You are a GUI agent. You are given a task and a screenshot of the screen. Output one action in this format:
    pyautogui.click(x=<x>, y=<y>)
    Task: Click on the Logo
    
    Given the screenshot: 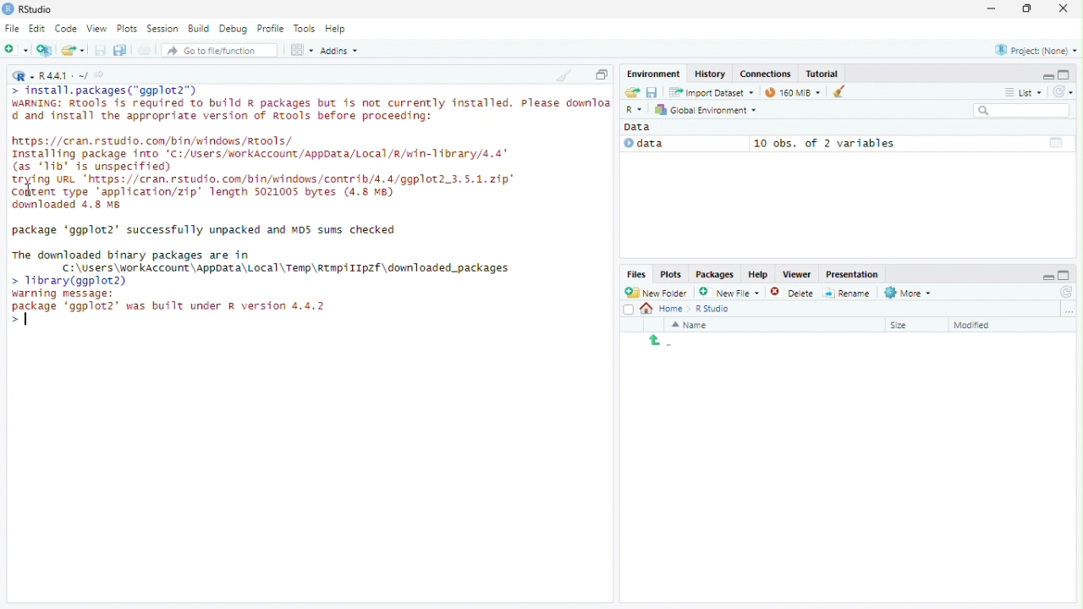 What is the action you would take?
    pyautogui.click(x=8, y=9)
    